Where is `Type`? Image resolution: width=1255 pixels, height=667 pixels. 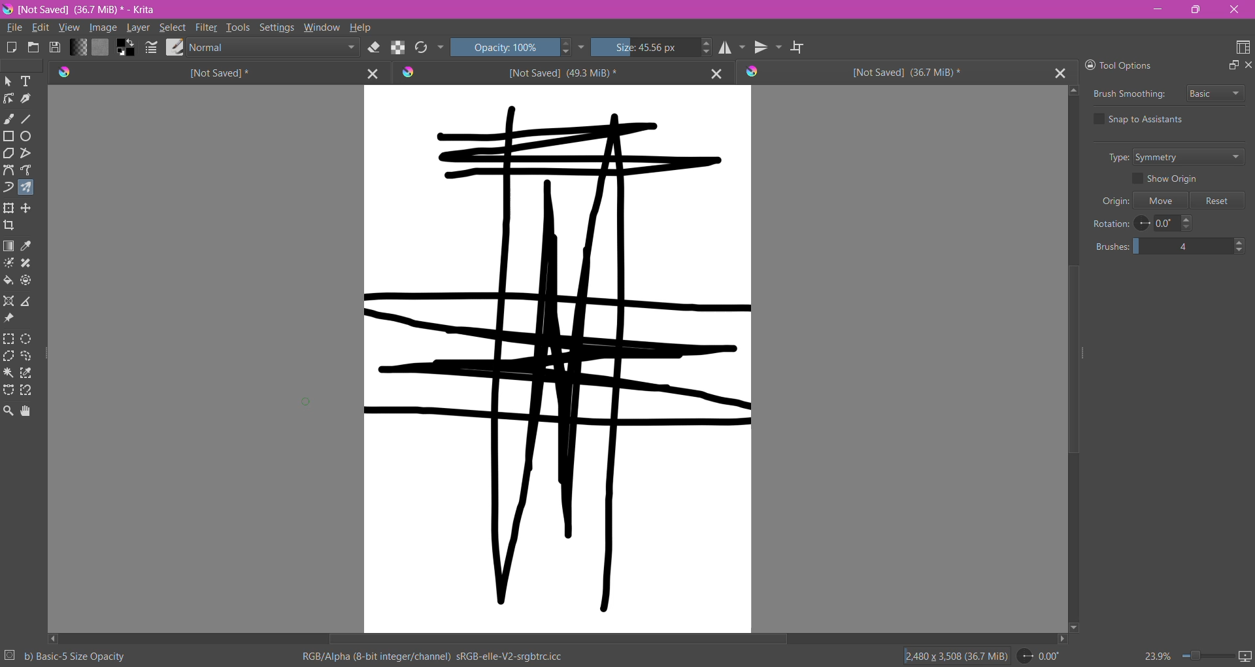
Type is located at coordinates (1114, 157).